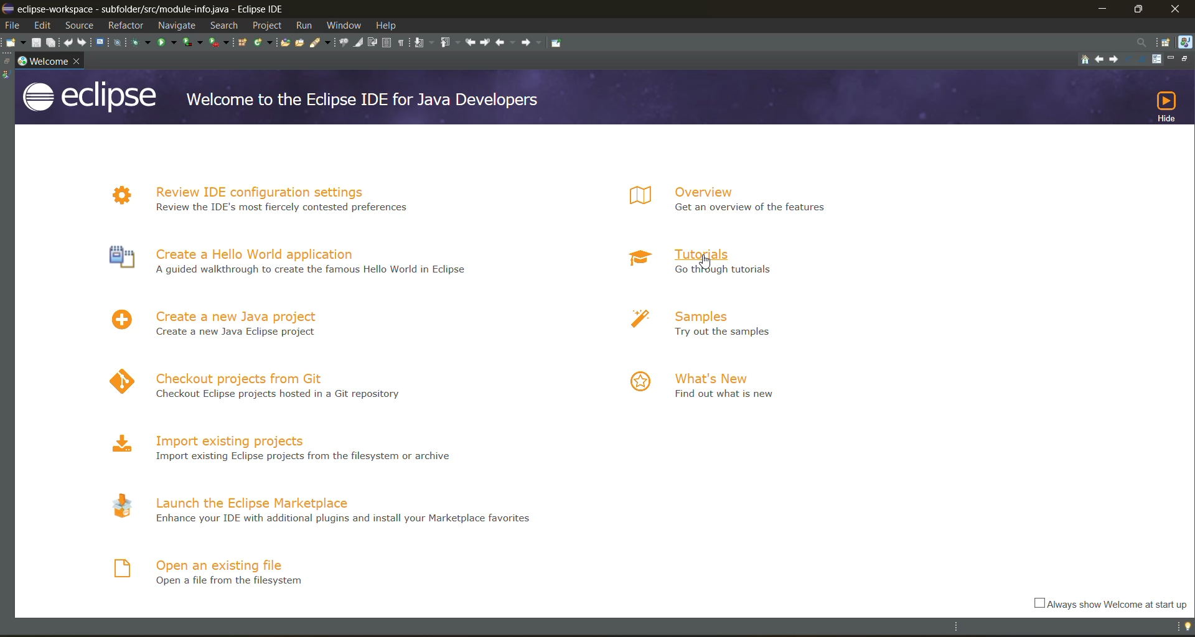 This screenshot has height=637, width=1195. I want to click on tip of the day, so click(1187, 628).